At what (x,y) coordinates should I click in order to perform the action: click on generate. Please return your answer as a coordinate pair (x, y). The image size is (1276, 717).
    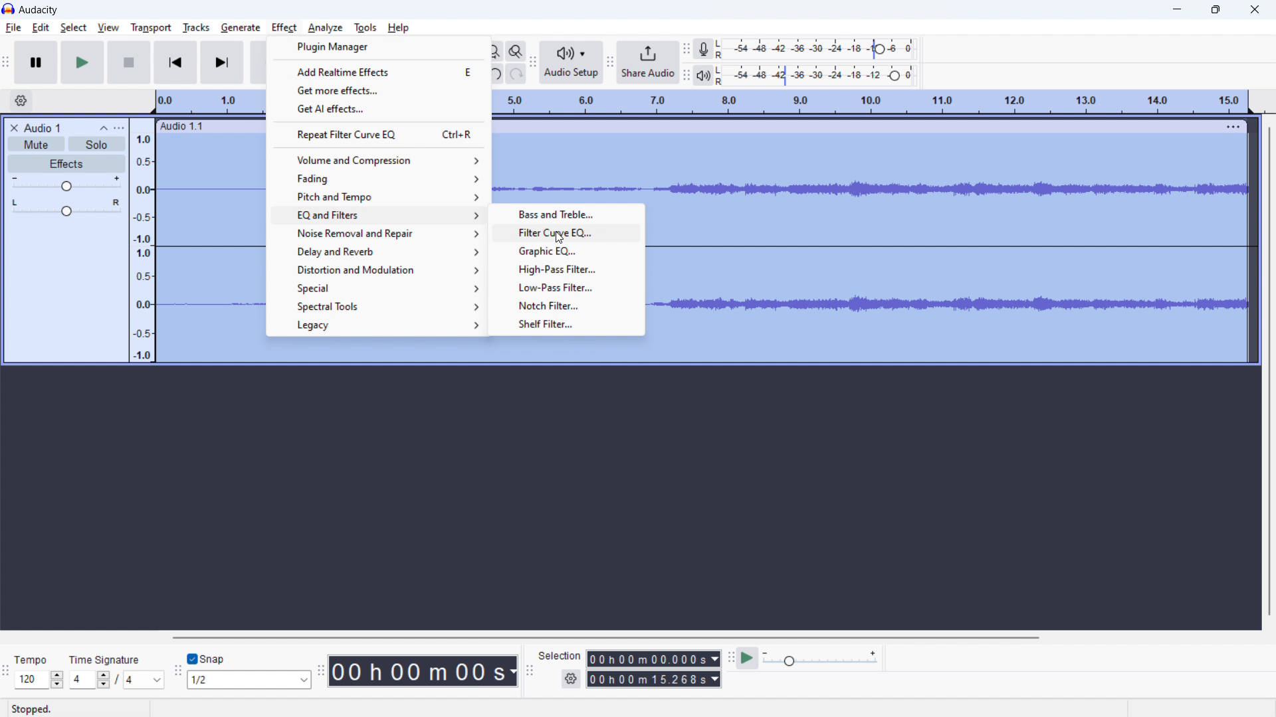
    Looking at the image, I should click on (241, 29).